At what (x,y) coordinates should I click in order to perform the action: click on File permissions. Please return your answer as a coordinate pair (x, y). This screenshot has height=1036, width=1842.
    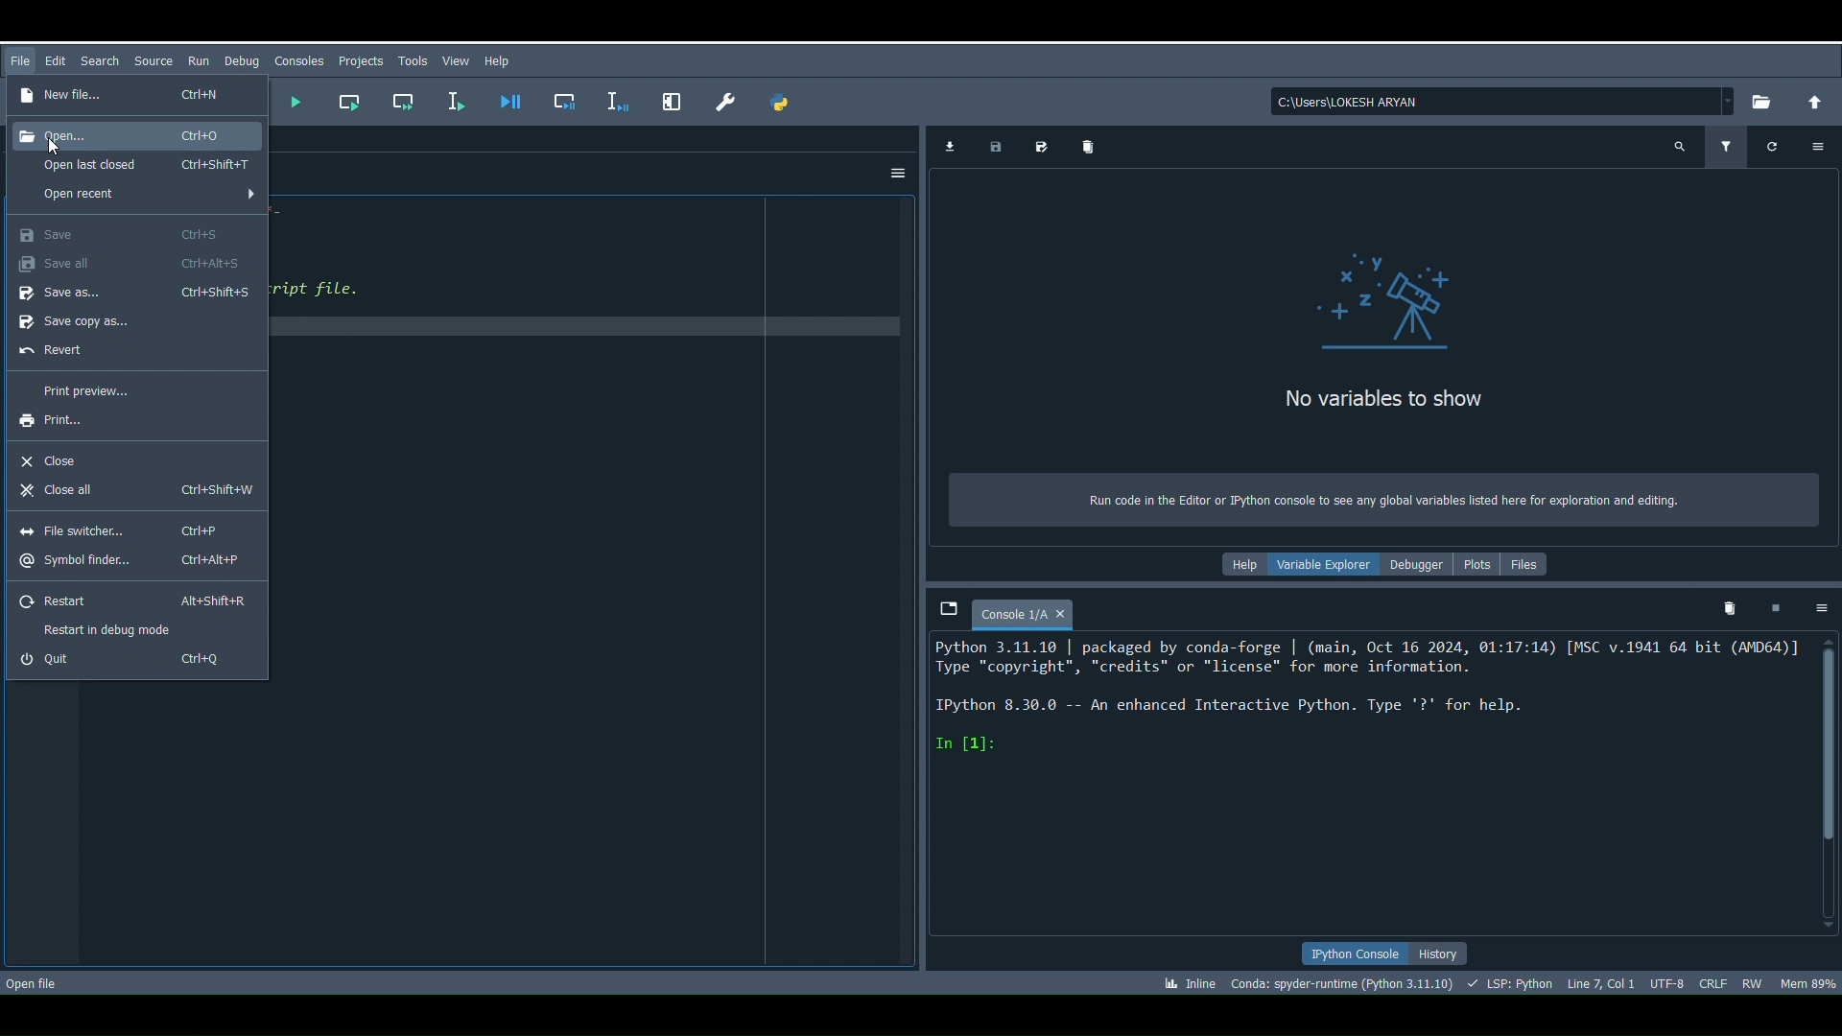
    Looking at the image, I should click on (1748, 983).